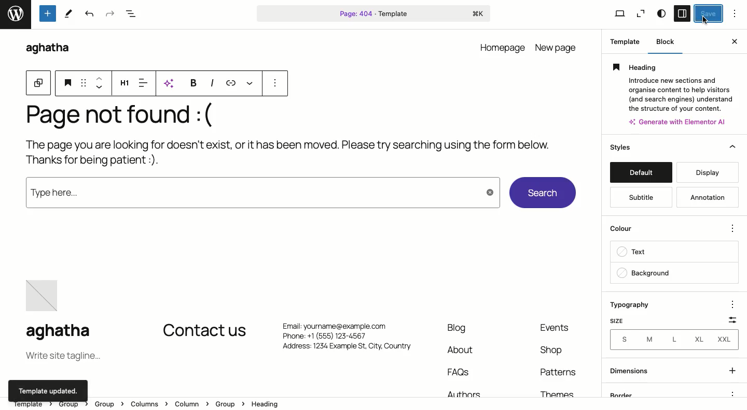 This screenshot has height=410, width=747. I want to click on homepage, so click(503, 47).